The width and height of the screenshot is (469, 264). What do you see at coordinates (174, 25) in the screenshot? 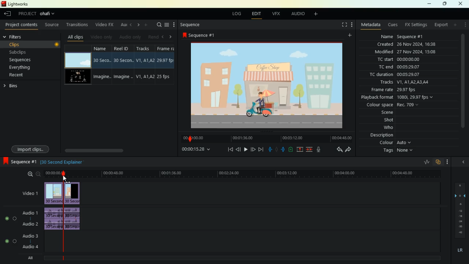
I see `more` at bounding box center [174, 25].